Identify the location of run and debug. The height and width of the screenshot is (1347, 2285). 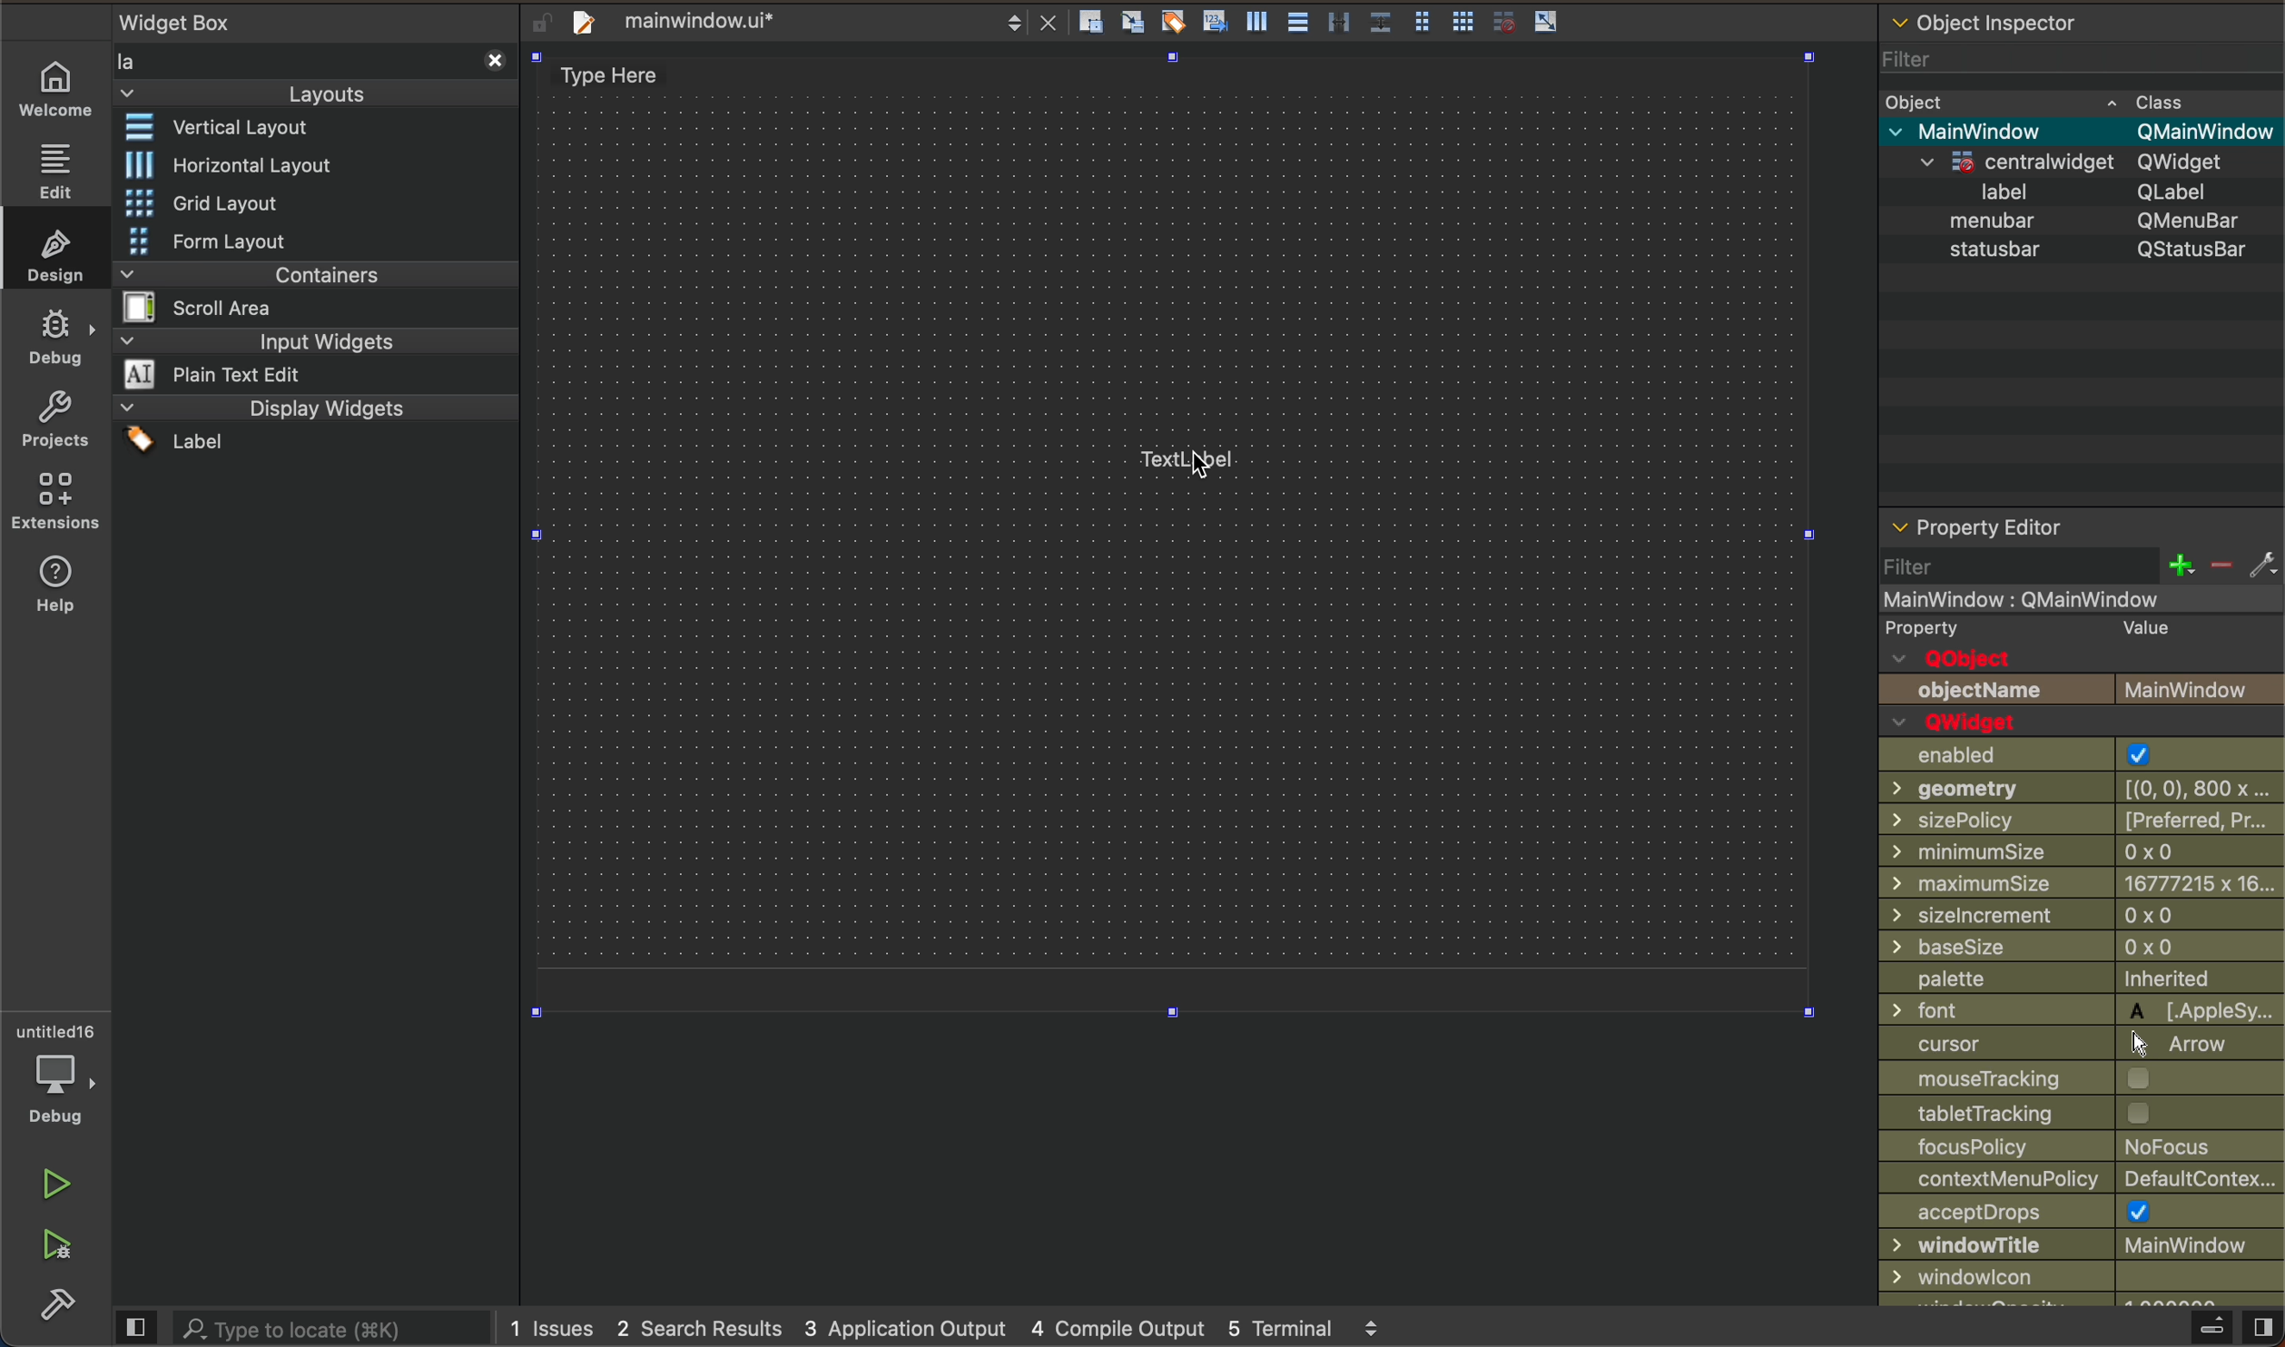
(59, 1248).